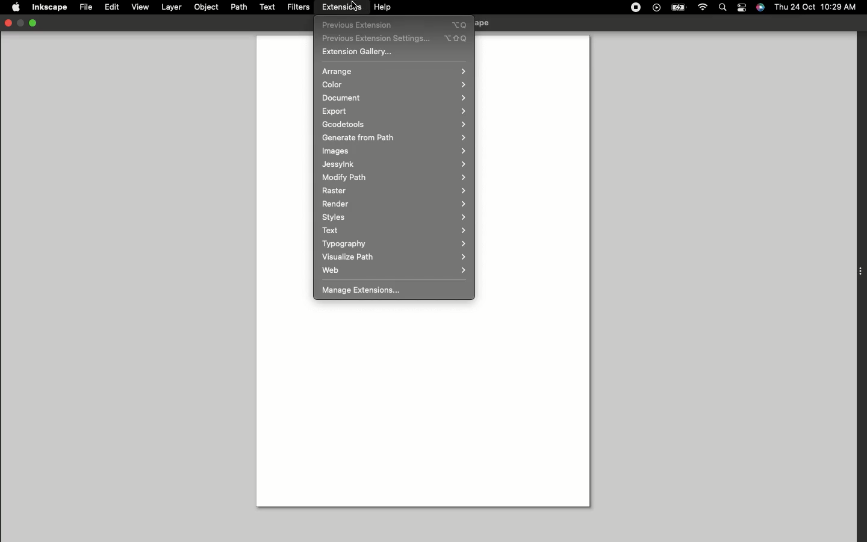 The width and height of the screenshot is (867, 542). Describe the element at coordinates (656, 8) in the screenshot. I see `Play` at that location.